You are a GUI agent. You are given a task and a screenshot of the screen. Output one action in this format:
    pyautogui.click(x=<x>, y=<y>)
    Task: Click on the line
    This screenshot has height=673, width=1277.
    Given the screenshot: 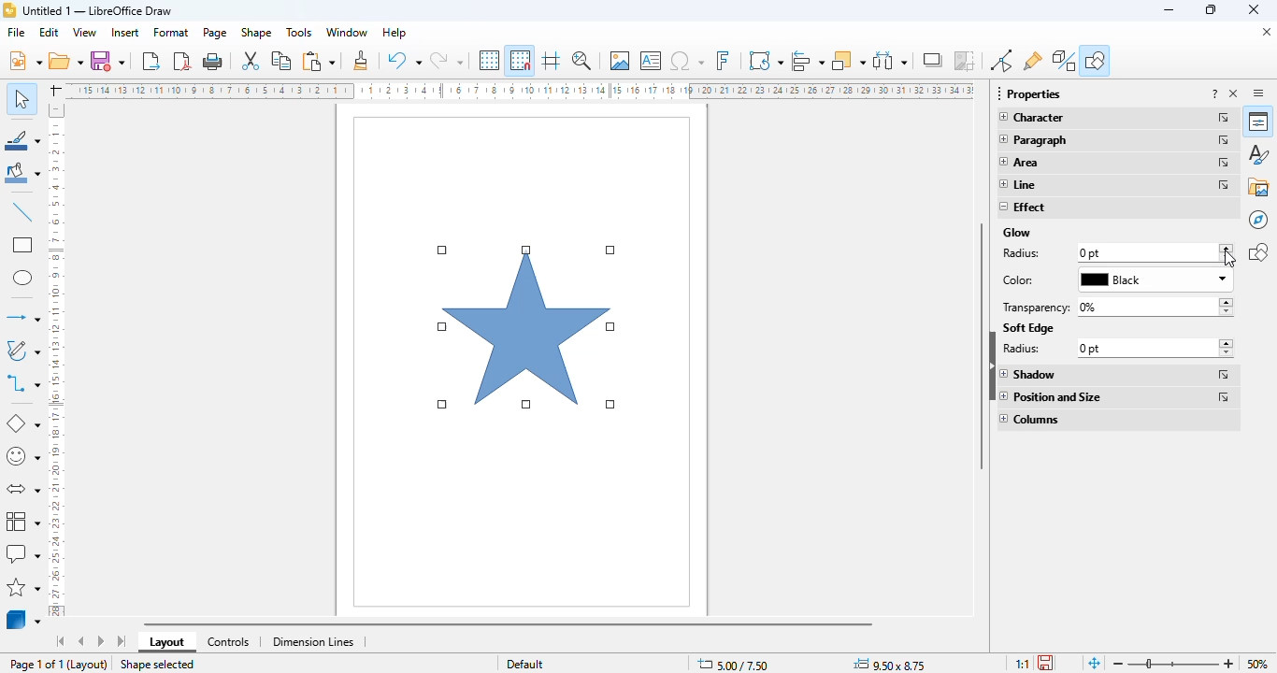 What is the action you would take?
    pyautogui.click(x=1016, y=183)
    